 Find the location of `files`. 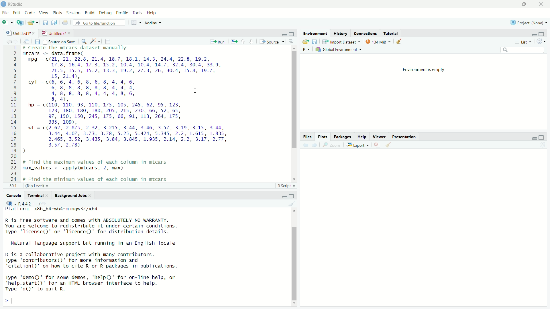

files is located at coordinates (317, 42).